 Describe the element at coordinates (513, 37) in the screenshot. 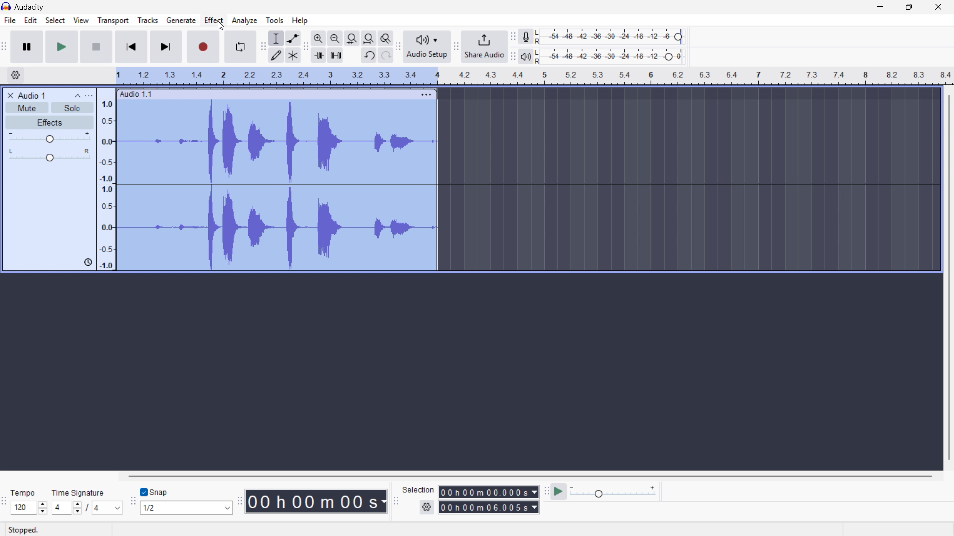

I see `Recording metre toolbar` at that location.